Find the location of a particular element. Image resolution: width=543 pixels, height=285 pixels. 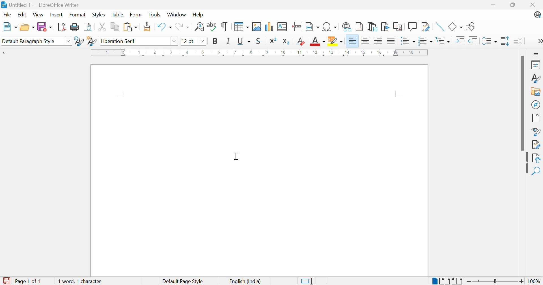

Open is located at coordinates (27, 27).